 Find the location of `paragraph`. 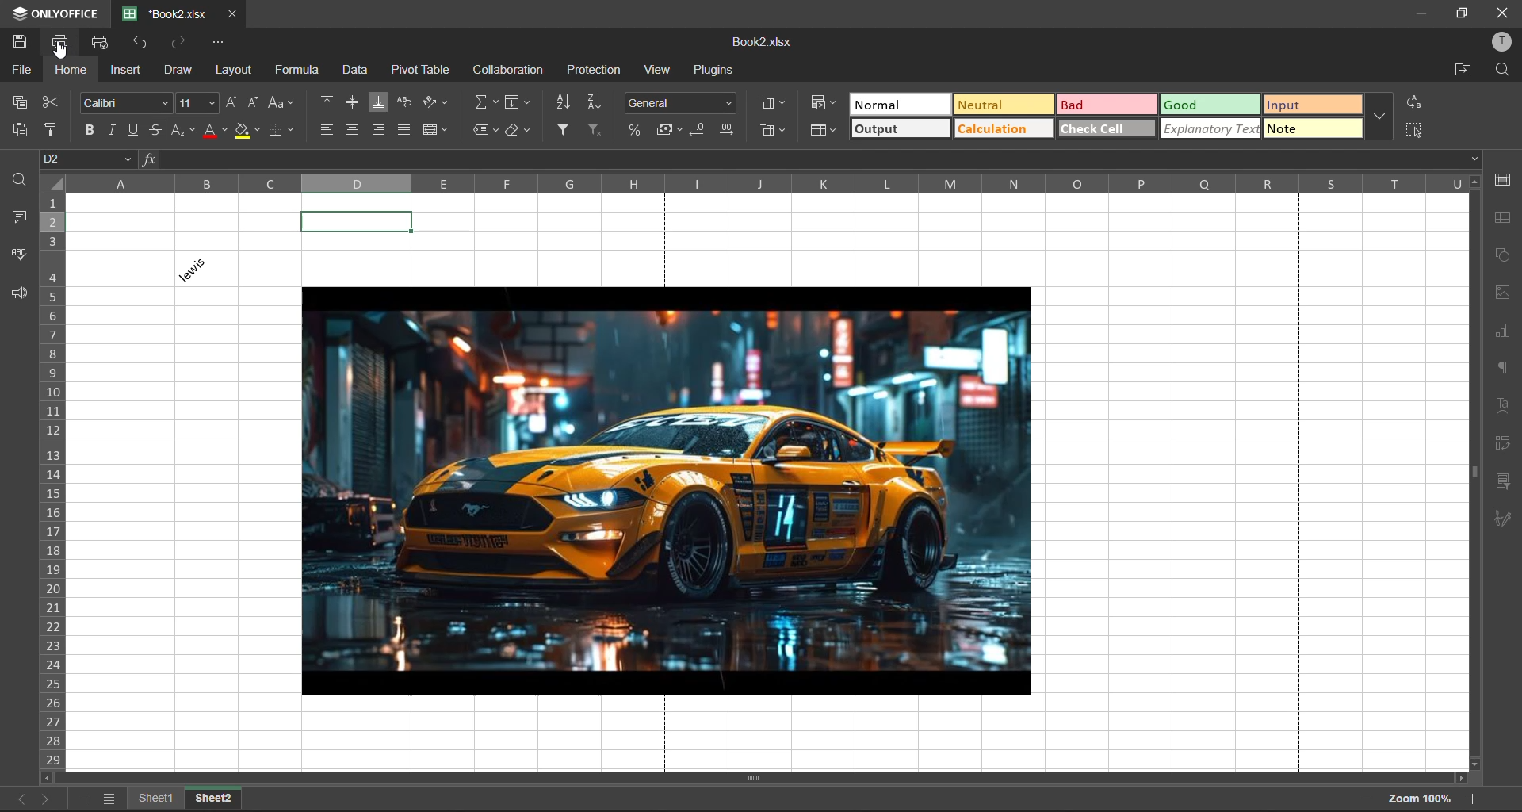

paragraph is located at coordinates (1503, 368).